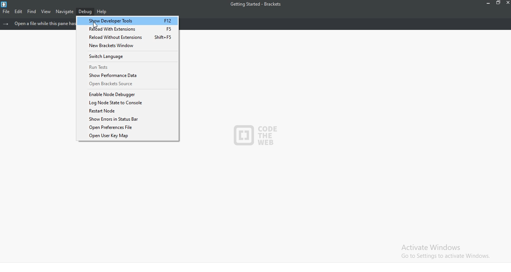 The image size is (511, 272). I want to click on Log Node state to console, so click(128, 102).